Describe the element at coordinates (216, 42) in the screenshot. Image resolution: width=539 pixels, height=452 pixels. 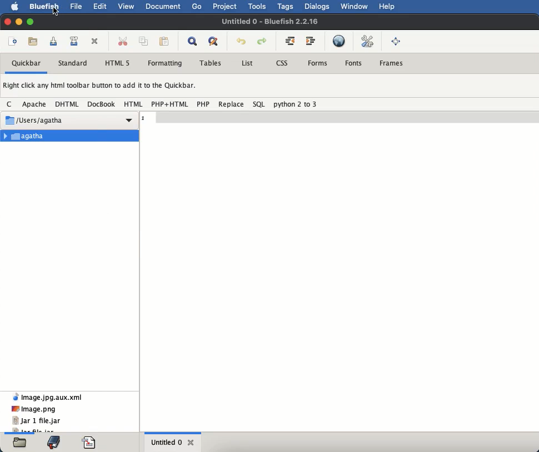
I see `advanced find and replace` at that location.